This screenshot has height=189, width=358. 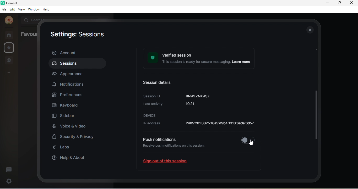 I want to click on close, so click(x=351, y=3).